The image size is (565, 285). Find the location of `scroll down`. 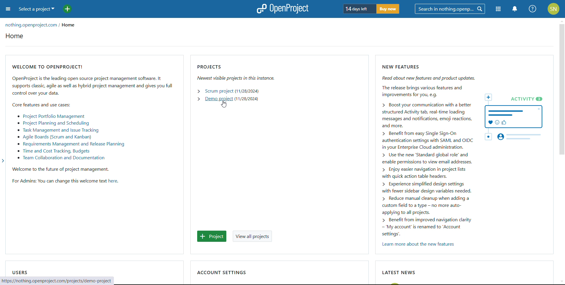

scroll down is located at coordinates (561, 281).